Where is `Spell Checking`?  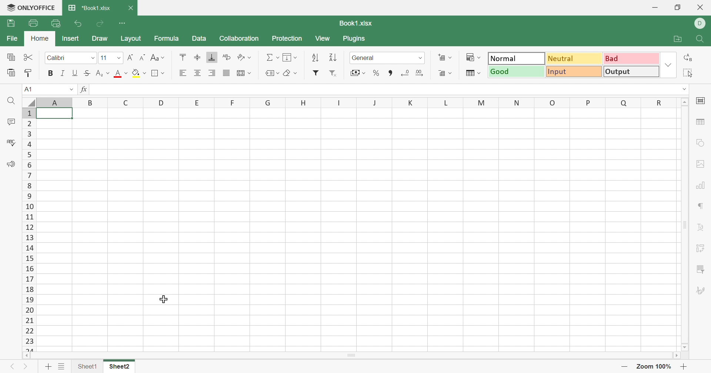
Spell Checking is located at coordinates (11, 142).